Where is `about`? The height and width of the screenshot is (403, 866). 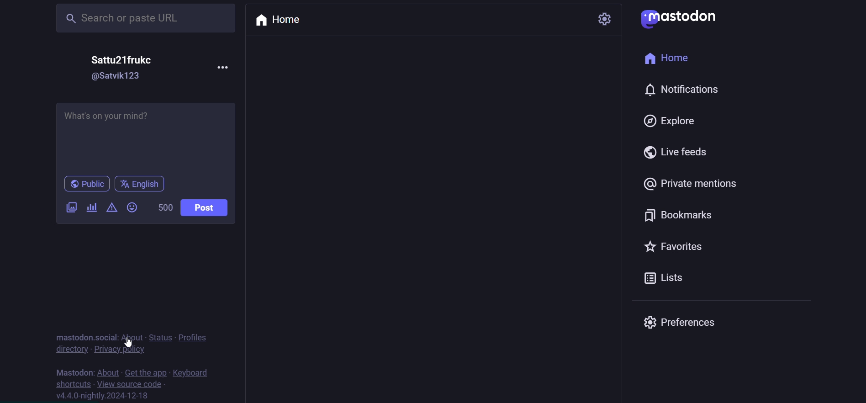 about is located at coordinates (131, 337).